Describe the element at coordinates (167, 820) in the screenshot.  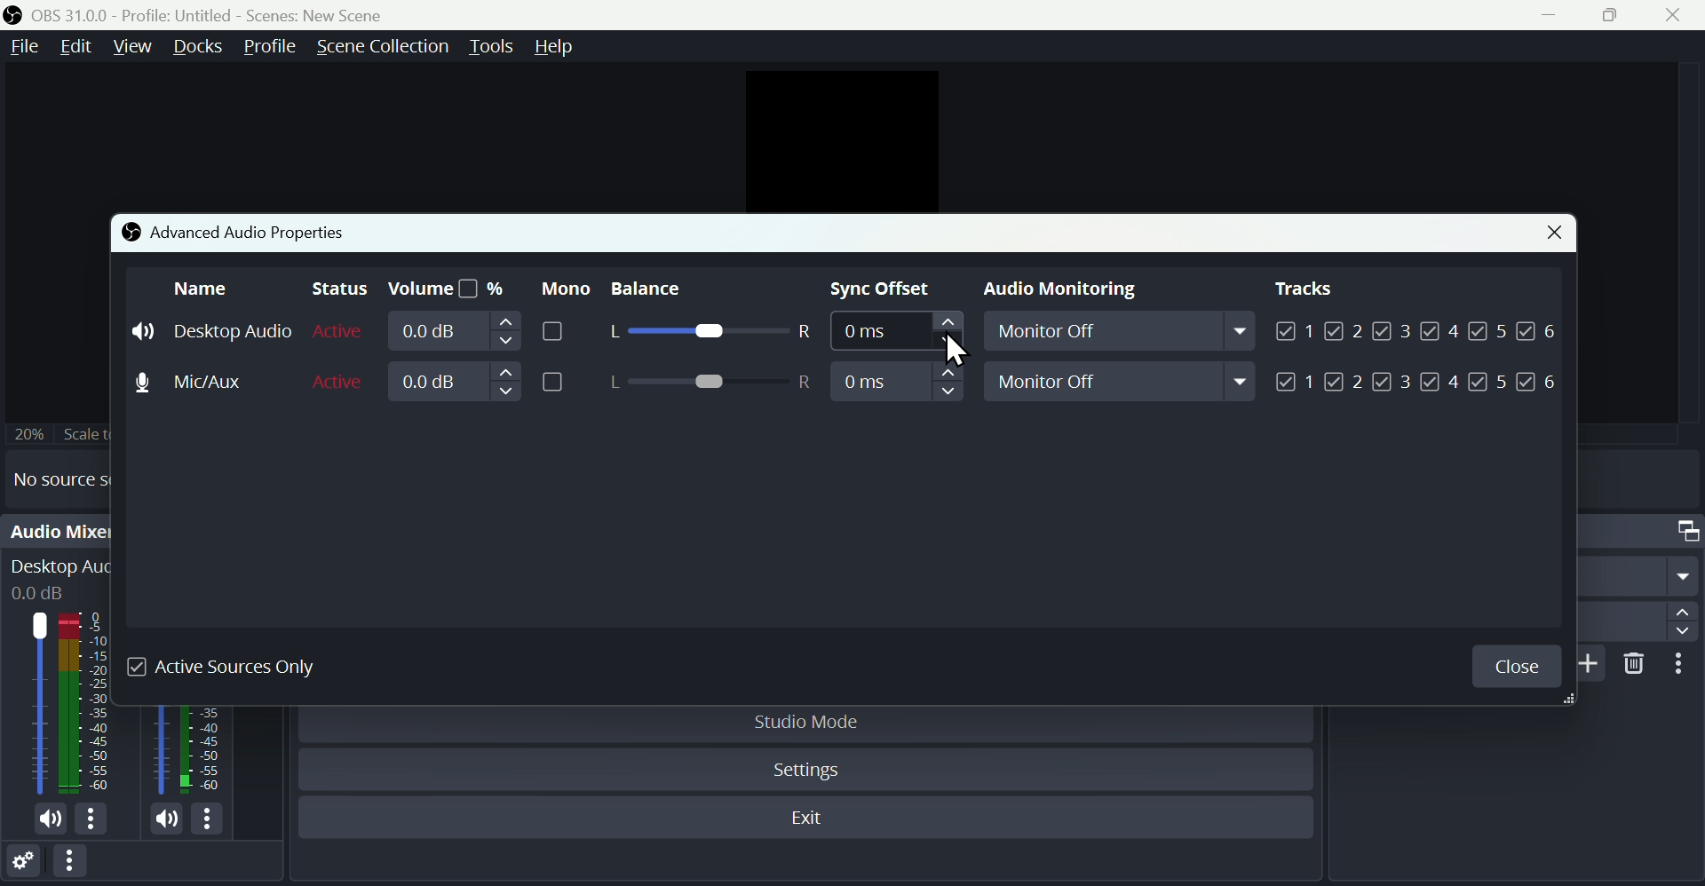
I see `(un)mute` at that location.